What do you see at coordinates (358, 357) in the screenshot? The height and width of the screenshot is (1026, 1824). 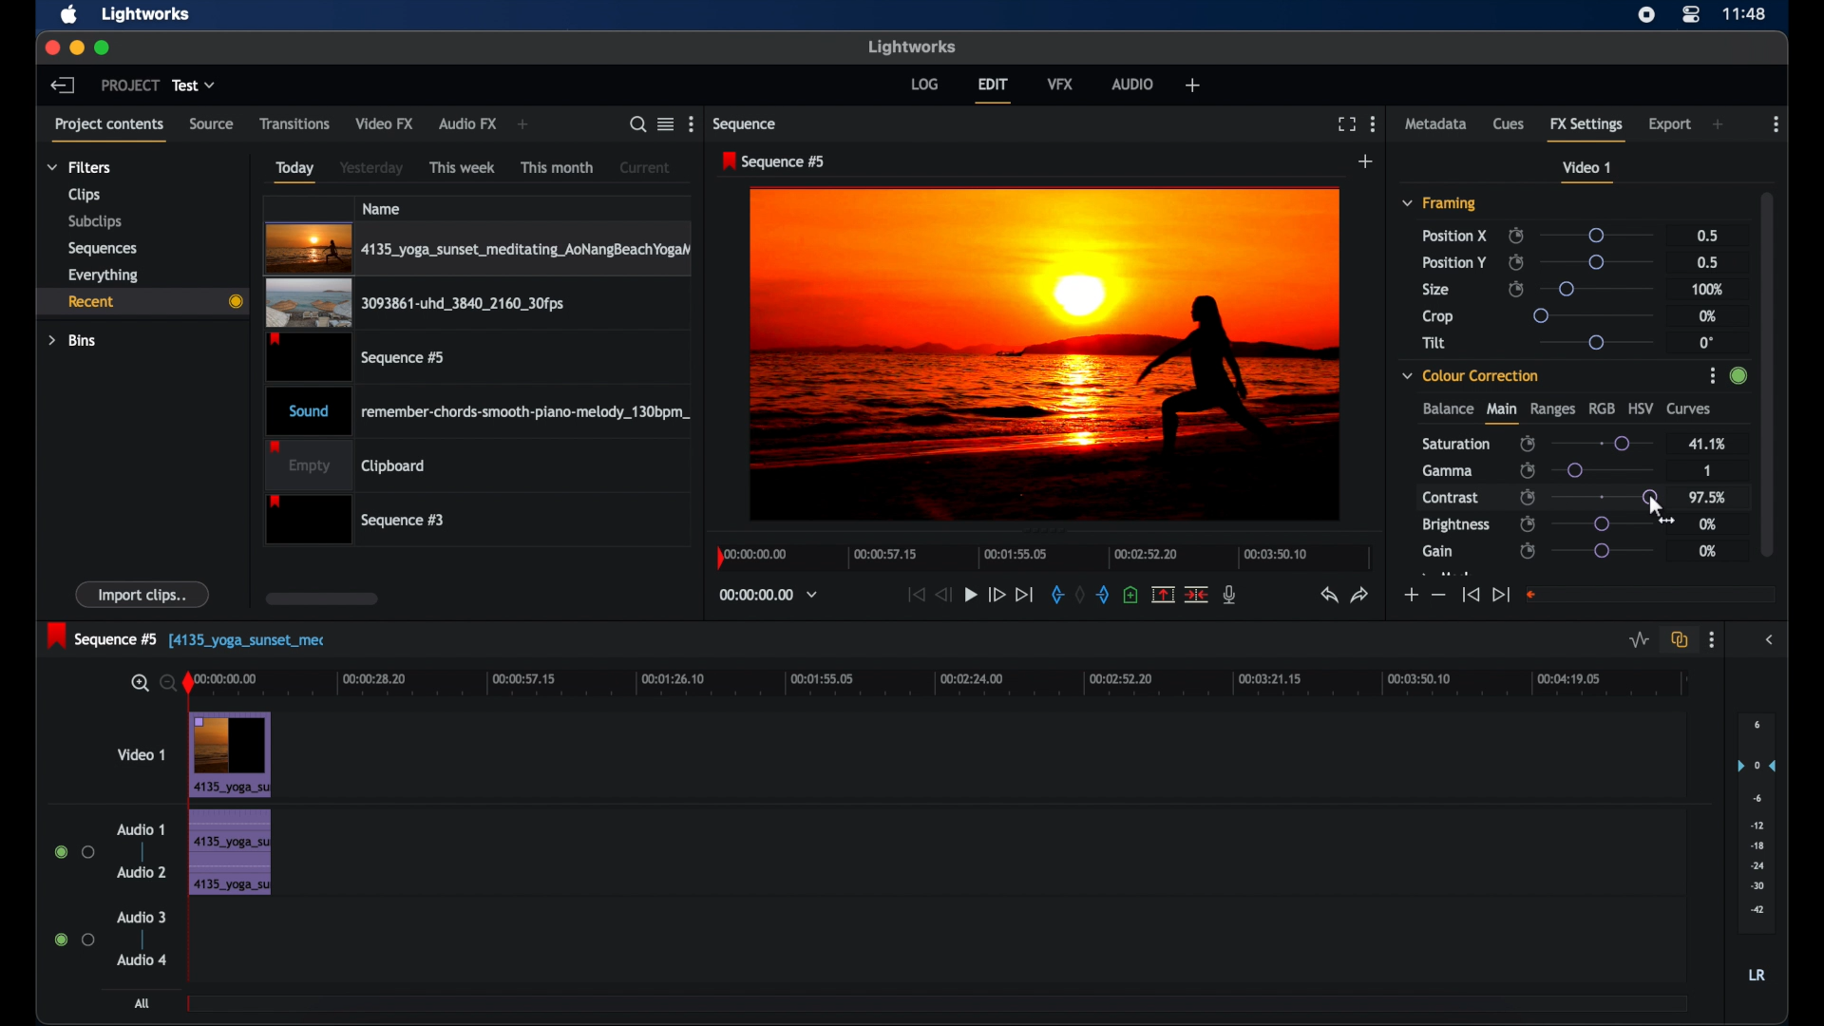 I see `video clip` at bounding box center [358, 357].